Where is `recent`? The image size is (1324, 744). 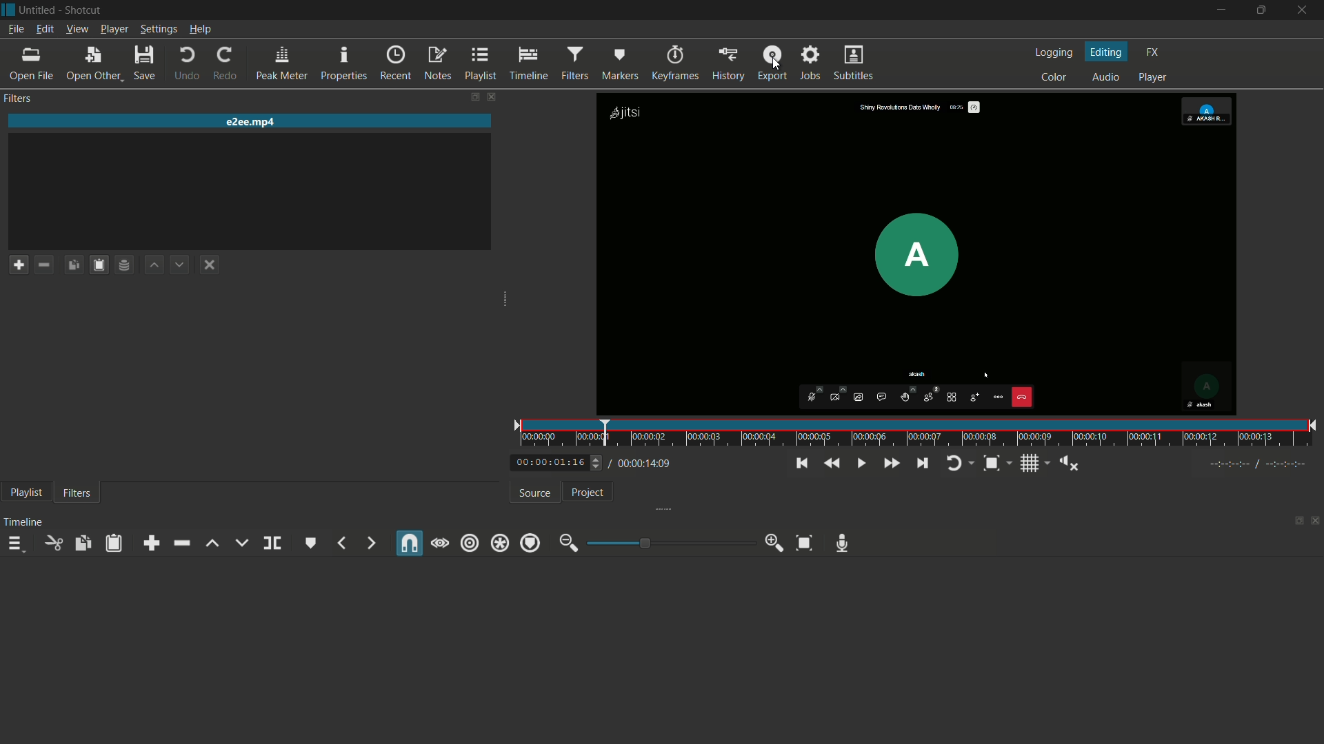 recent is located at coordinates (395, 63).